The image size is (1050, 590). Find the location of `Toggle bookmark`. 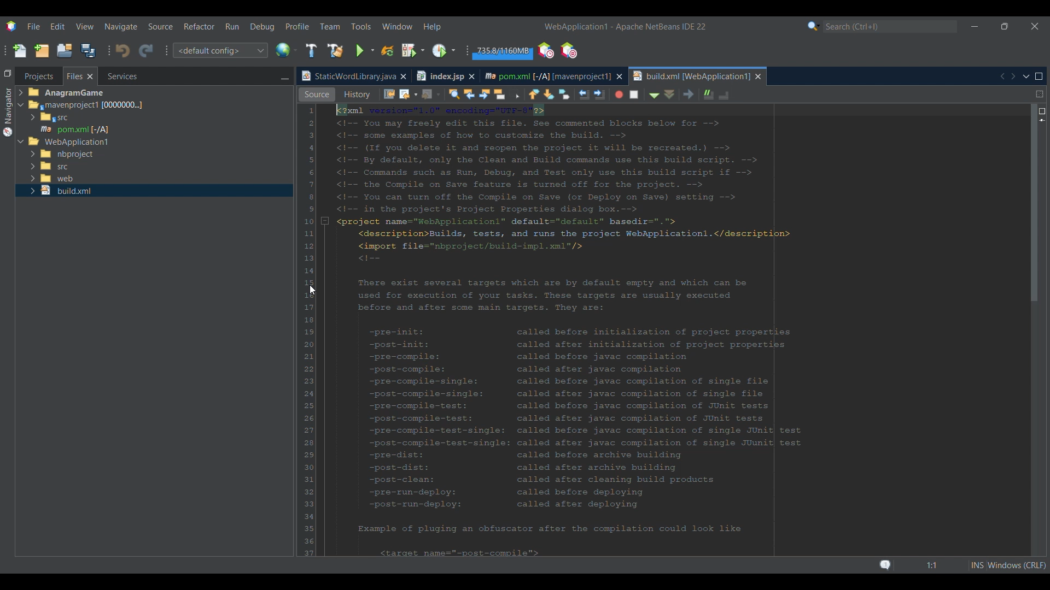

Toggle bookmark is located at coordinates (663, 94).